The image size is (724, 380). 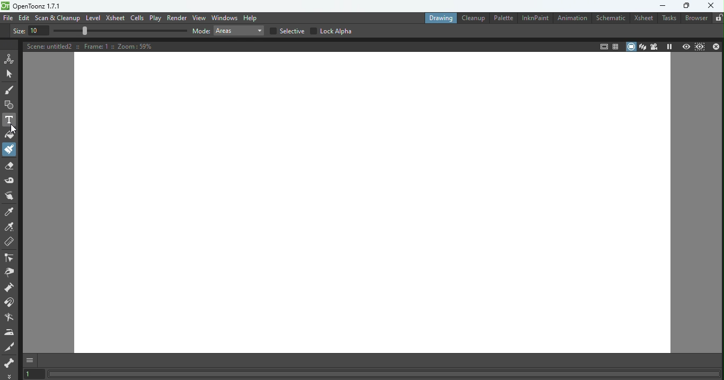 What do you see at coordinates (655, 46) in the screenshot?
I see `Camera view` at bounding box center [655, 46].